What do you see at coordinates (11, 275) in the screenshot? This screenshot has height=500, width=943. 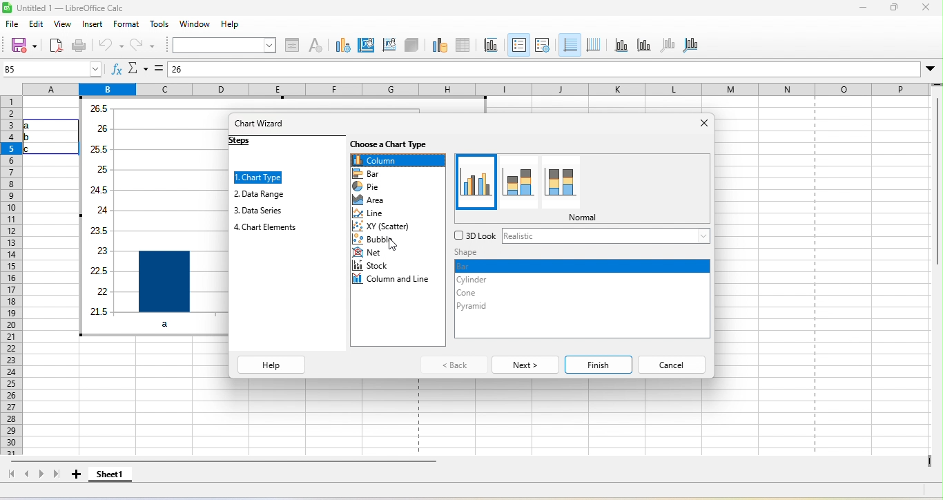 I see `row` at bounding box center [11, 275].